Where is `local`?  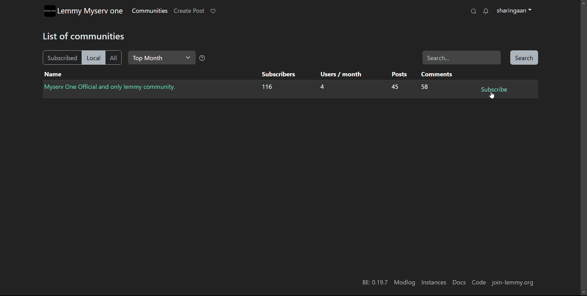 local is located at coordinates (93, 58).